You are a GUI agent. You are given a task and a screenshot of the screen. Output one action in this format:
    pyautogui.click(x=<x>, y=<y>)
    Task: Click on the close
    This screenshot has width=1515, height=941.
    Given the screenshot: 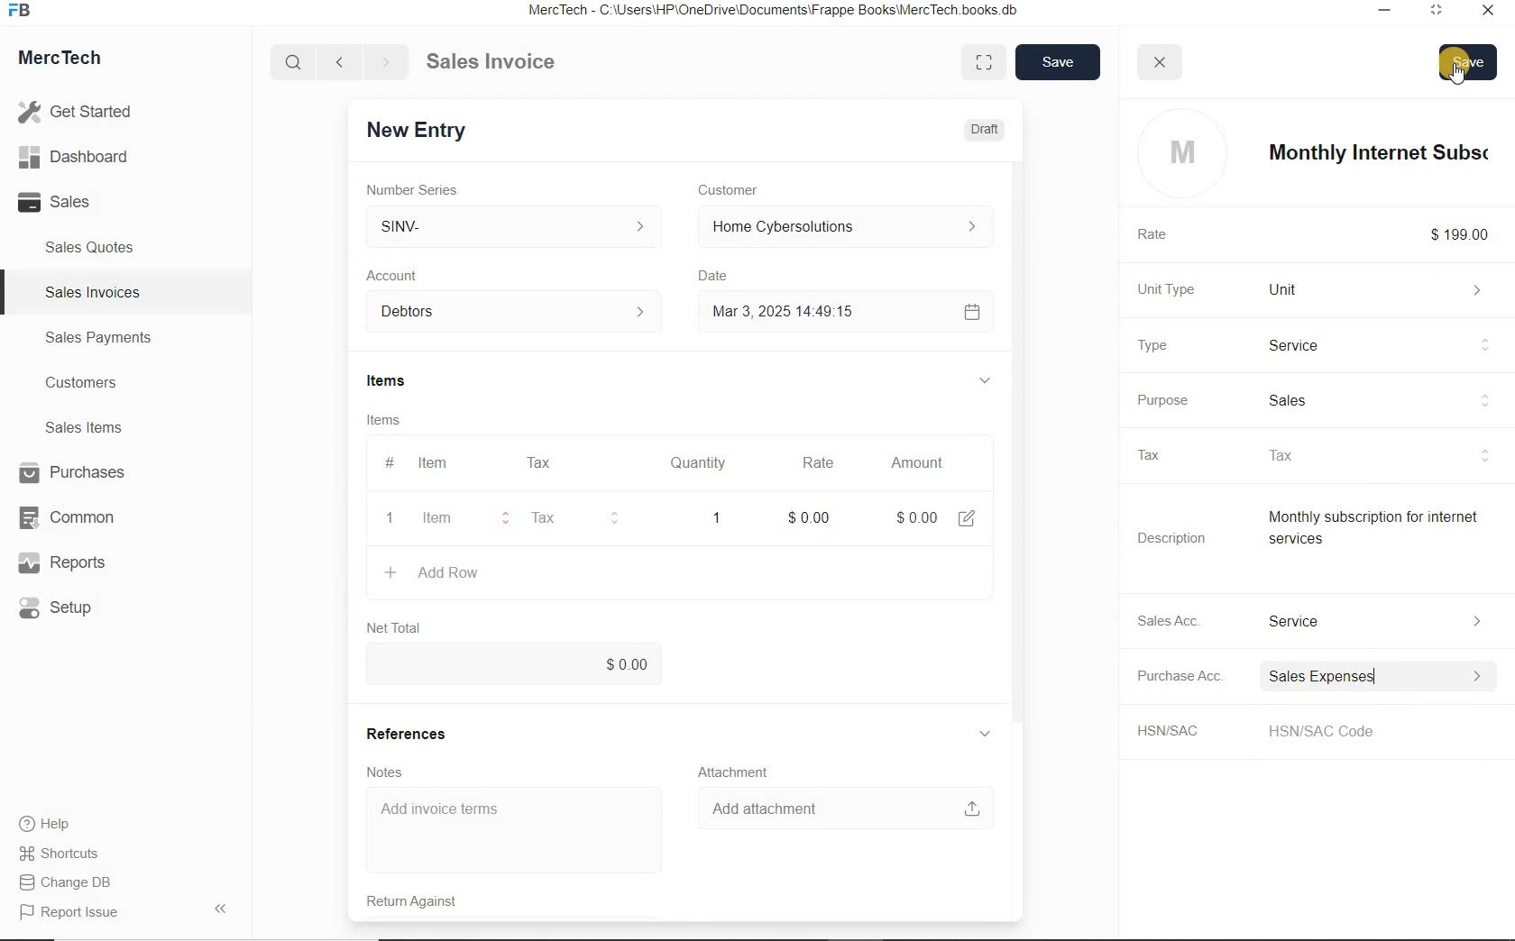 What is the action you would take?
    pyautogui.click(x=1158, y=61)
    